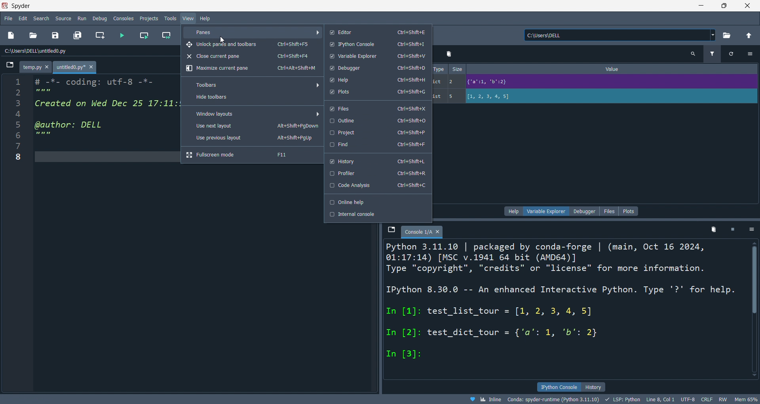 Image resolution: width=760 pixels, height=404 pixels. Describe the element at coordinates (379, 45) in the screenshot. I see `python console` at that location.